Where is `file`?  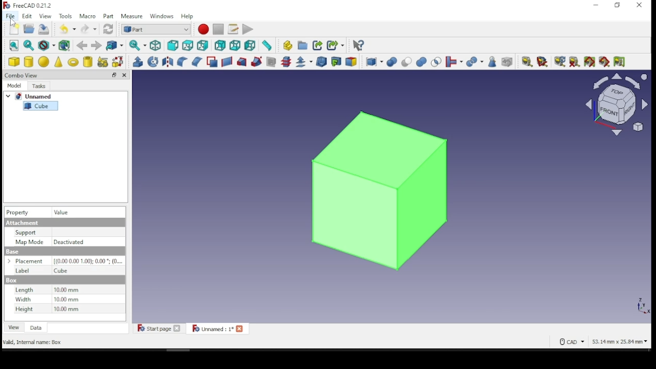
file is located at coordinates (11, 16).